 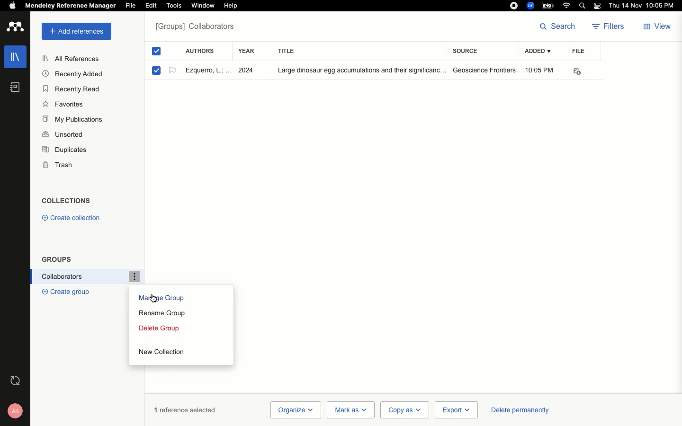 What do you see at coordinates (230, 6) in the screenshot?
I see `Help` at bounding box center [230, 6].